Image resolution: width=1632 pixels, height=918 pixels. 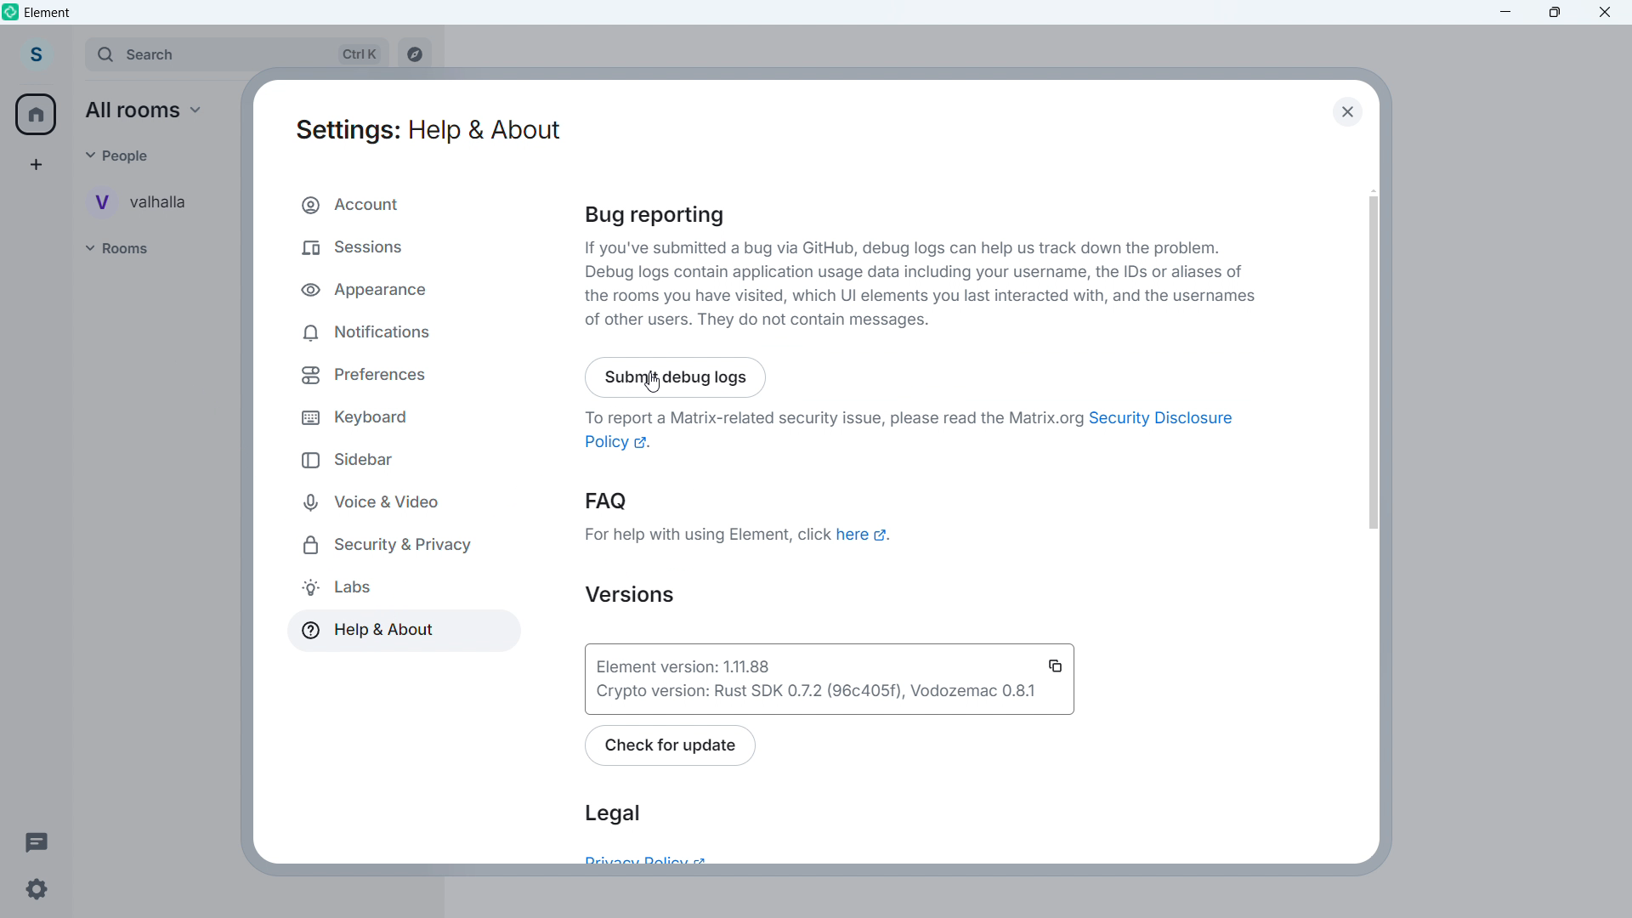 What do you see at coordinates (335, 588) in the screenshot?
I see `Labs ` at bounding box center [335, 588].